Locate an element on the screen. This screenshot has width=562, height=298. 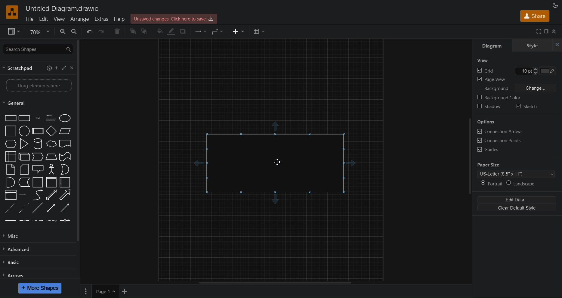
Waypoints is located at coordinates (217, 31).